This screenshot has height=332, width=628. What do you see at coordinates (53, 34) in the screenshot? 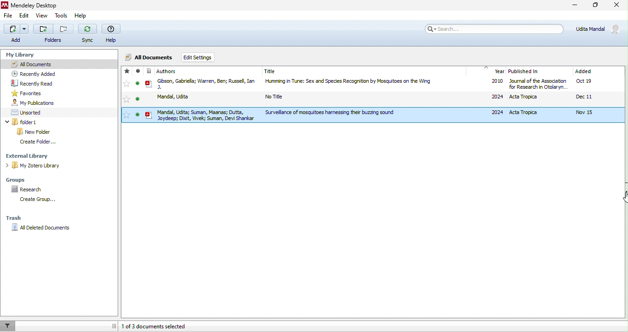
I see `folders` at bounding box center [53, 34].